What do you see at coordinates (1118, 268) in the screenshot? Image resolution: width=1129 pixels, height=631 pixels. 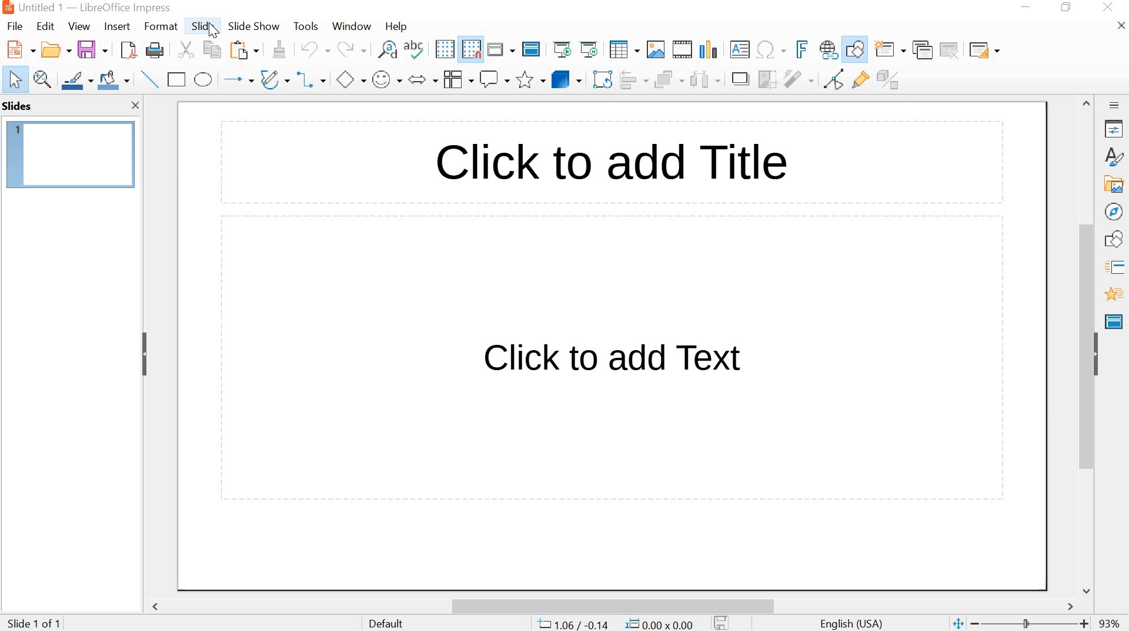 I see `Slide Transition` at bounding box center [1118, 268].